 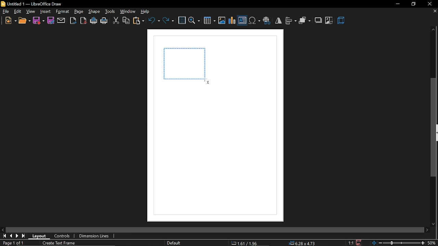 What do you see at coordinates (210, 21) in the screenshot?
I see `insert table` at bounding box center [210, 21].